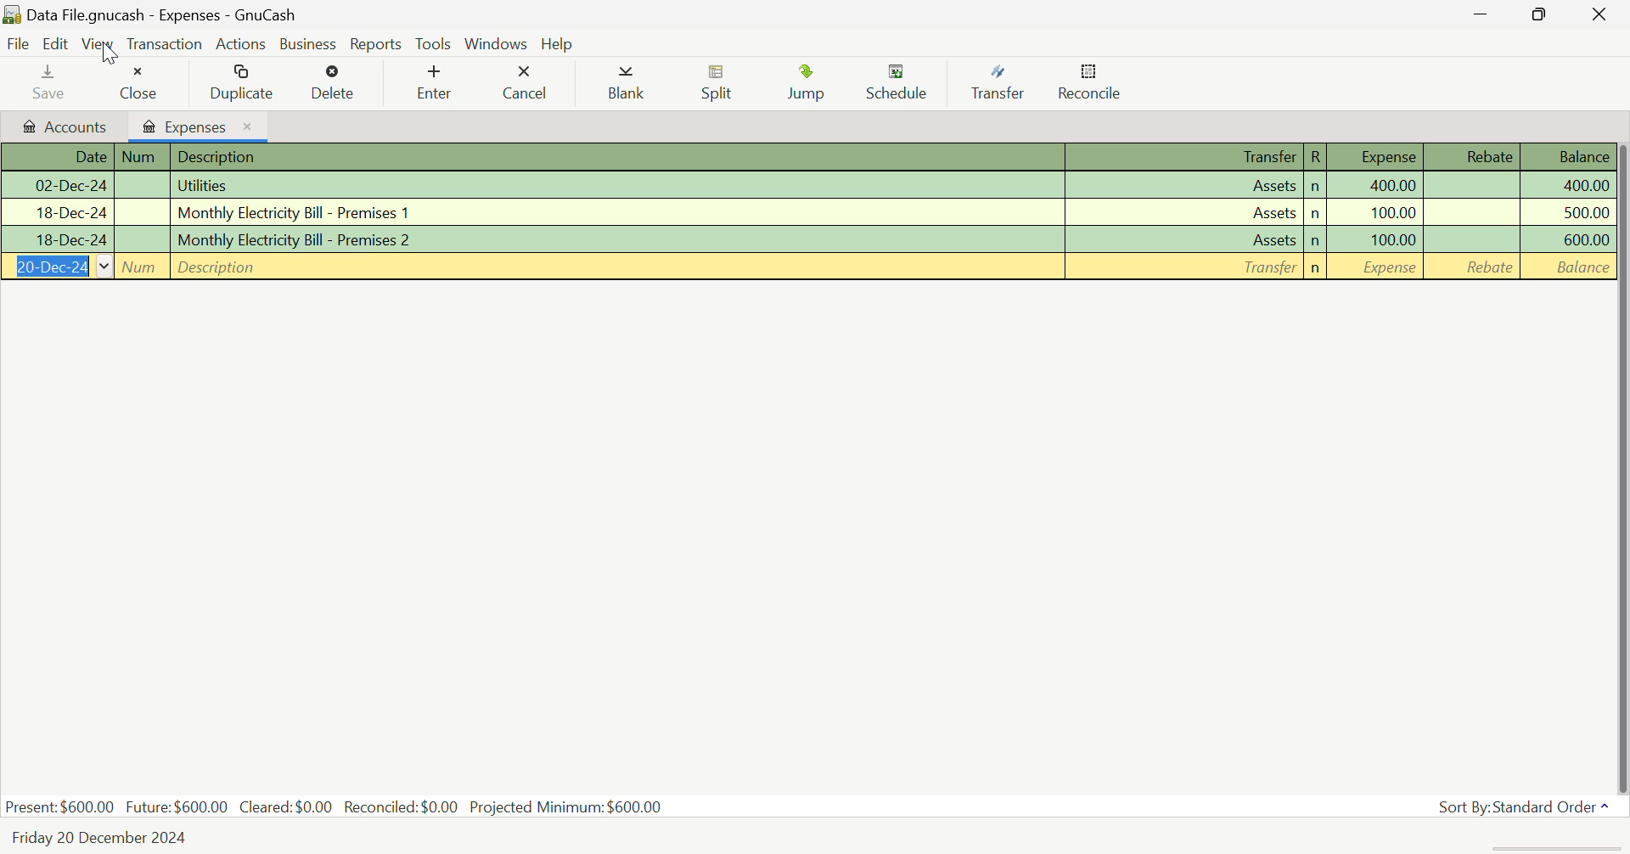  I want to click on Save, so click(51, 83).